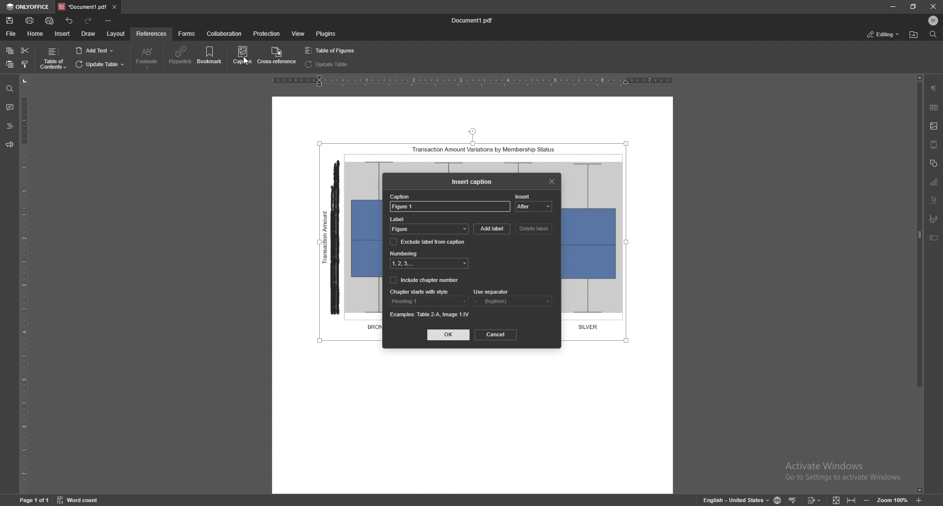 The image size is (943, 506). Describe the element at coordinates (28, 285) in the screenshot. I see `vertical scale` at that location.